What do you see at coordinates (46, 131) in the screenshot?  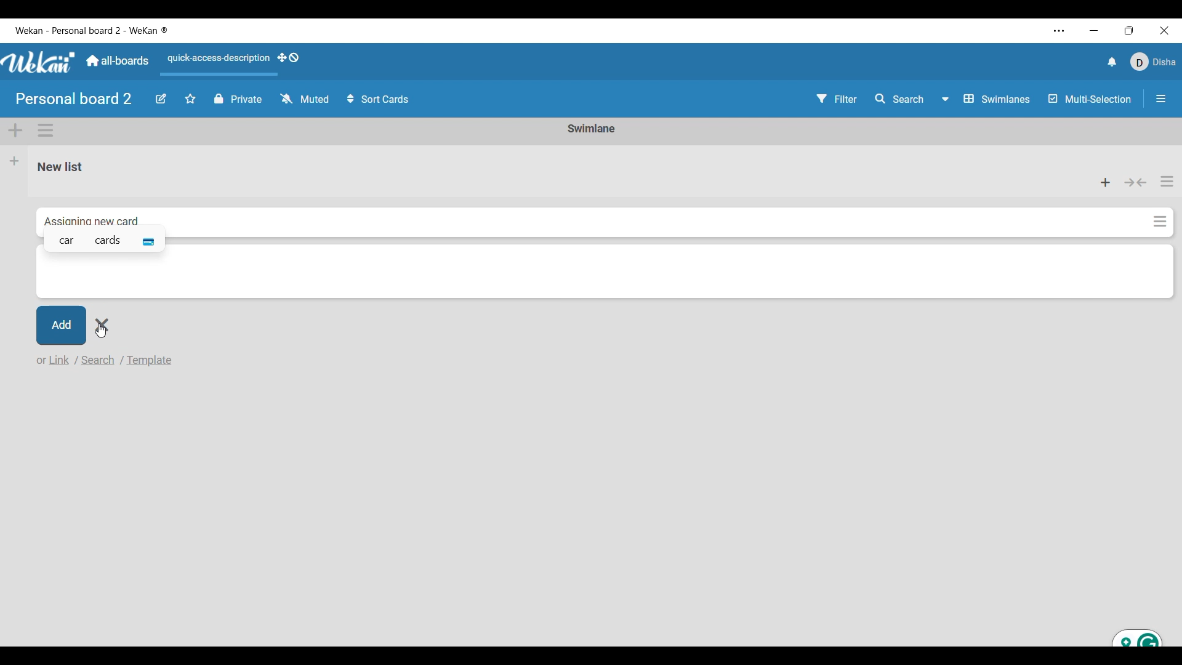 I see `Swimlane actions` at bounding box center [46, 131].